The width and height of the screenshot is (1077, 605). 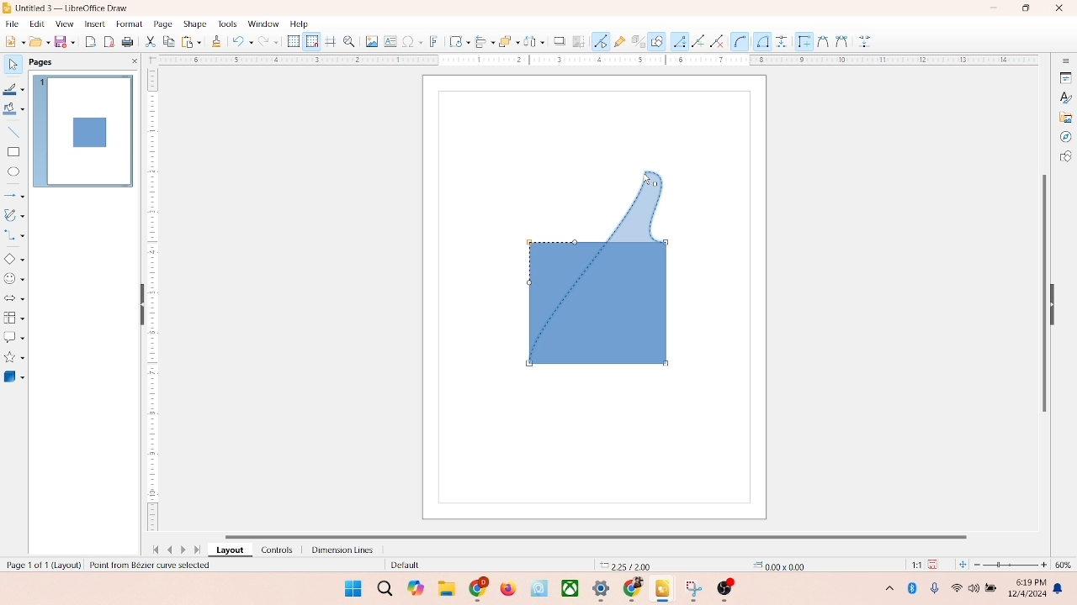 I want to click on print, so click(x=130, y=43).